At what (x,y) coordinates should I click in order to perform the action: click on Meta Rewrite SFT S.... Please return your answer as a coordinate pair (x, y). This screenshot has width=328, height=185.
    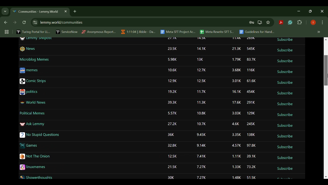
    Looking at the image, I should click on (217, 32).